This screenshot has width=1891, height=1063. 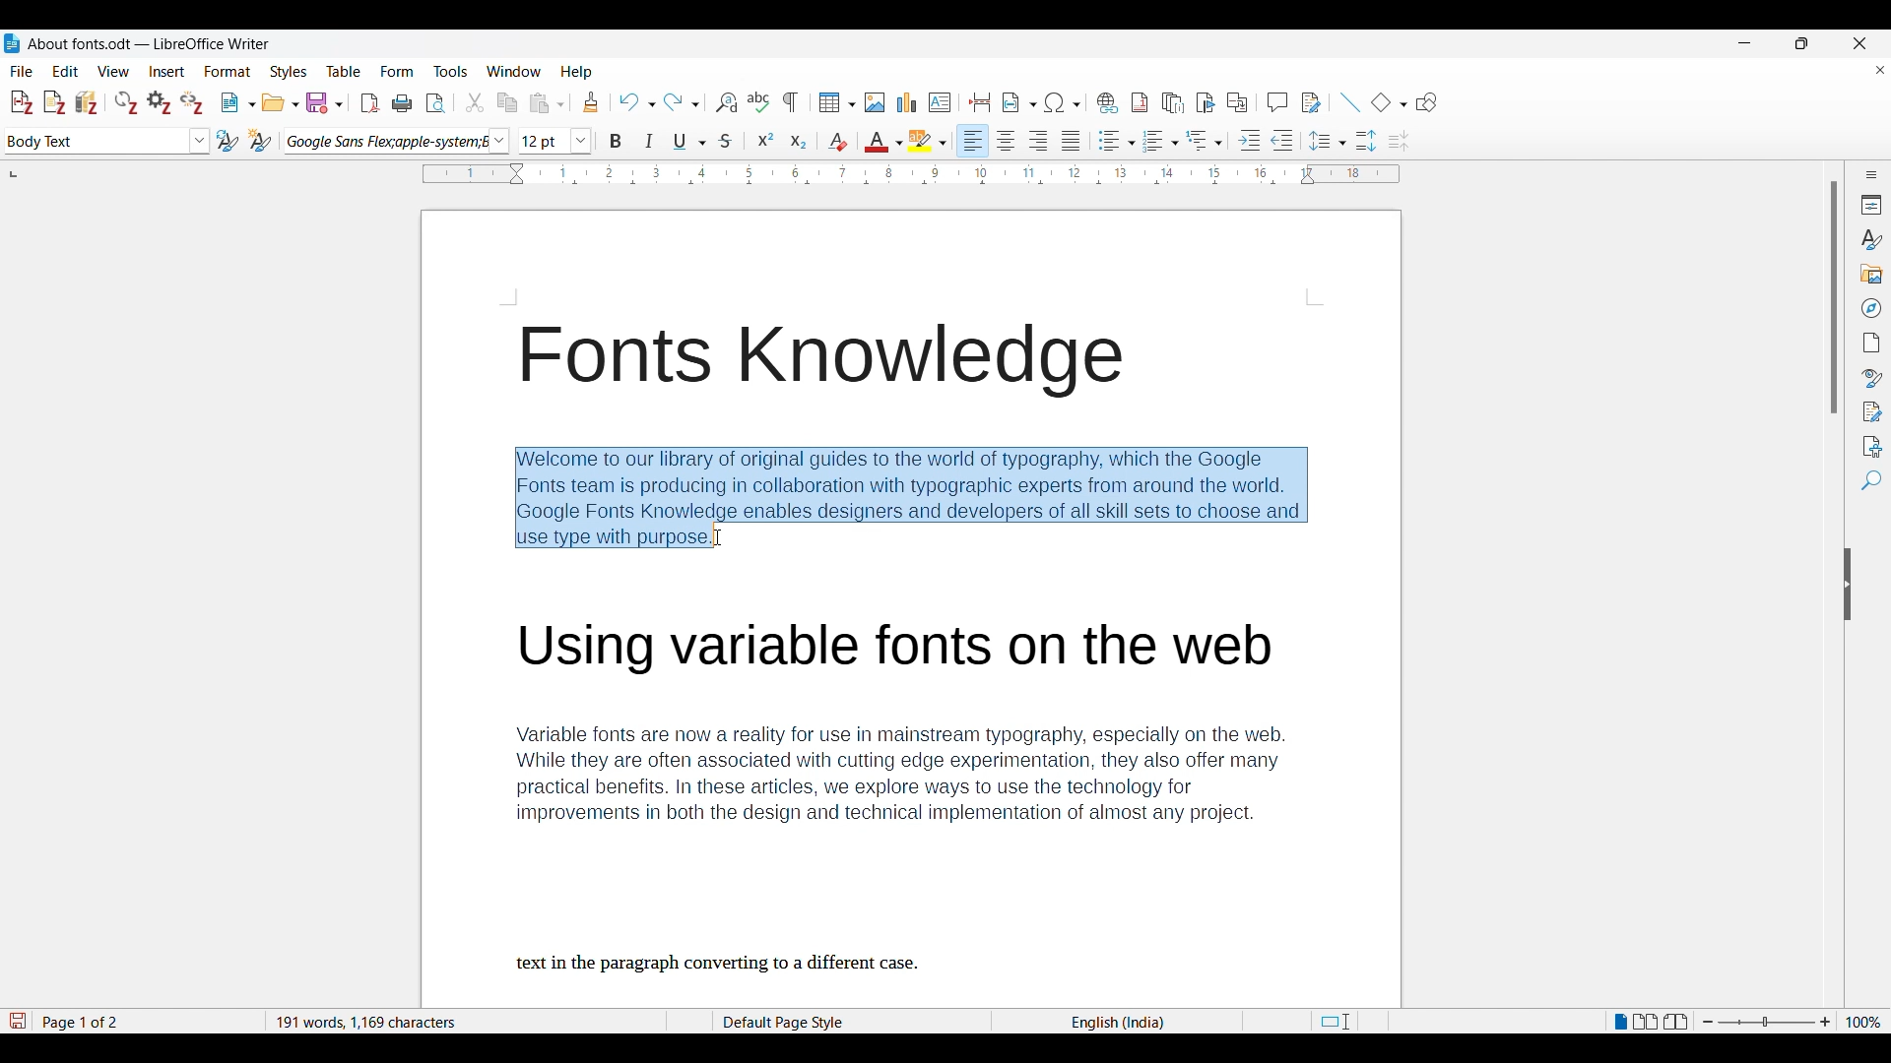 What do you see at coordinates (1872, 174) in the screenshot?
I see `Sidebar settings` at bounding box center [1872, 174].